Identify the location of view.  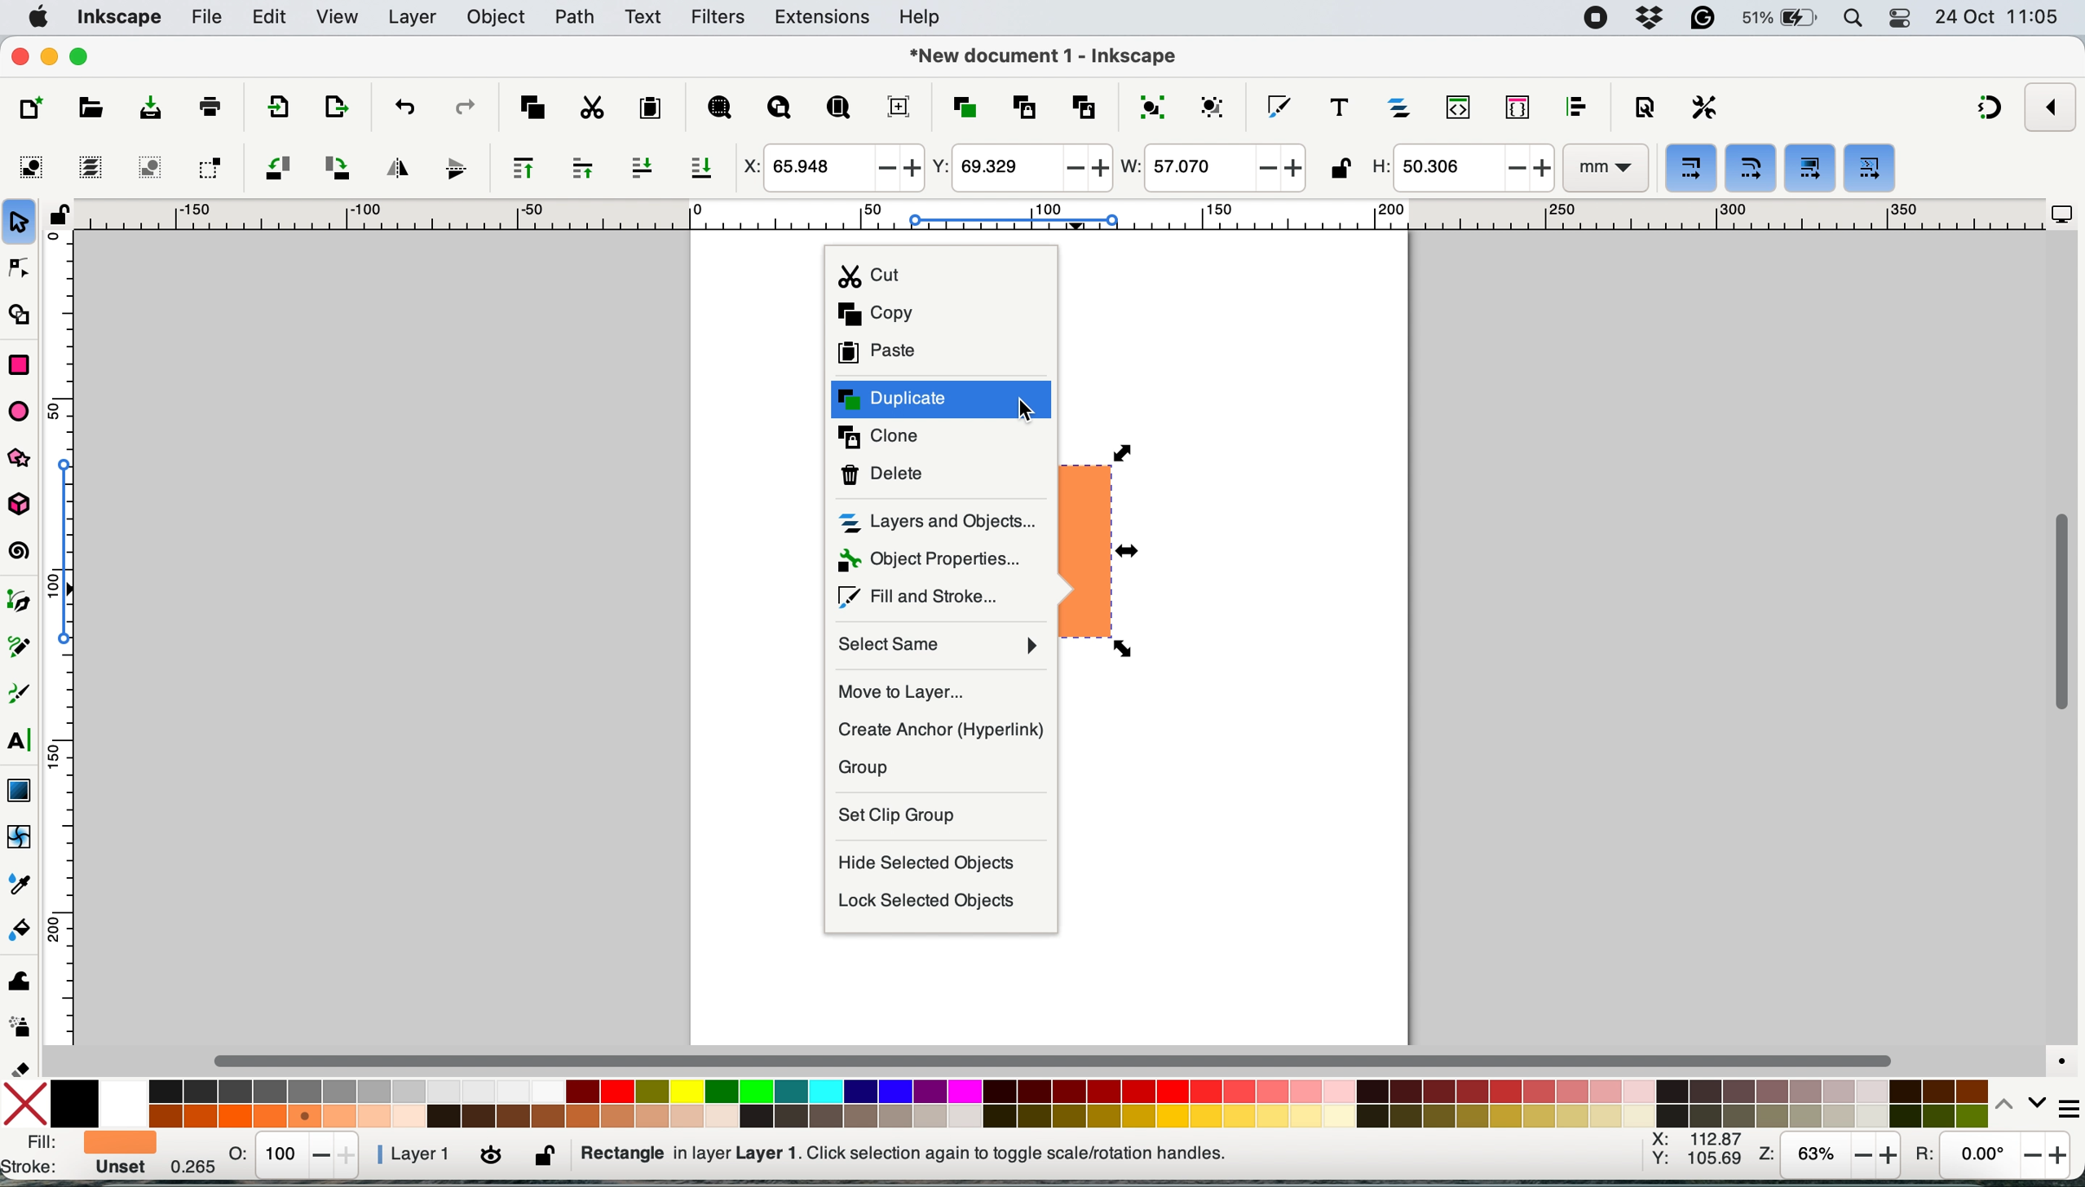
(339, 18).